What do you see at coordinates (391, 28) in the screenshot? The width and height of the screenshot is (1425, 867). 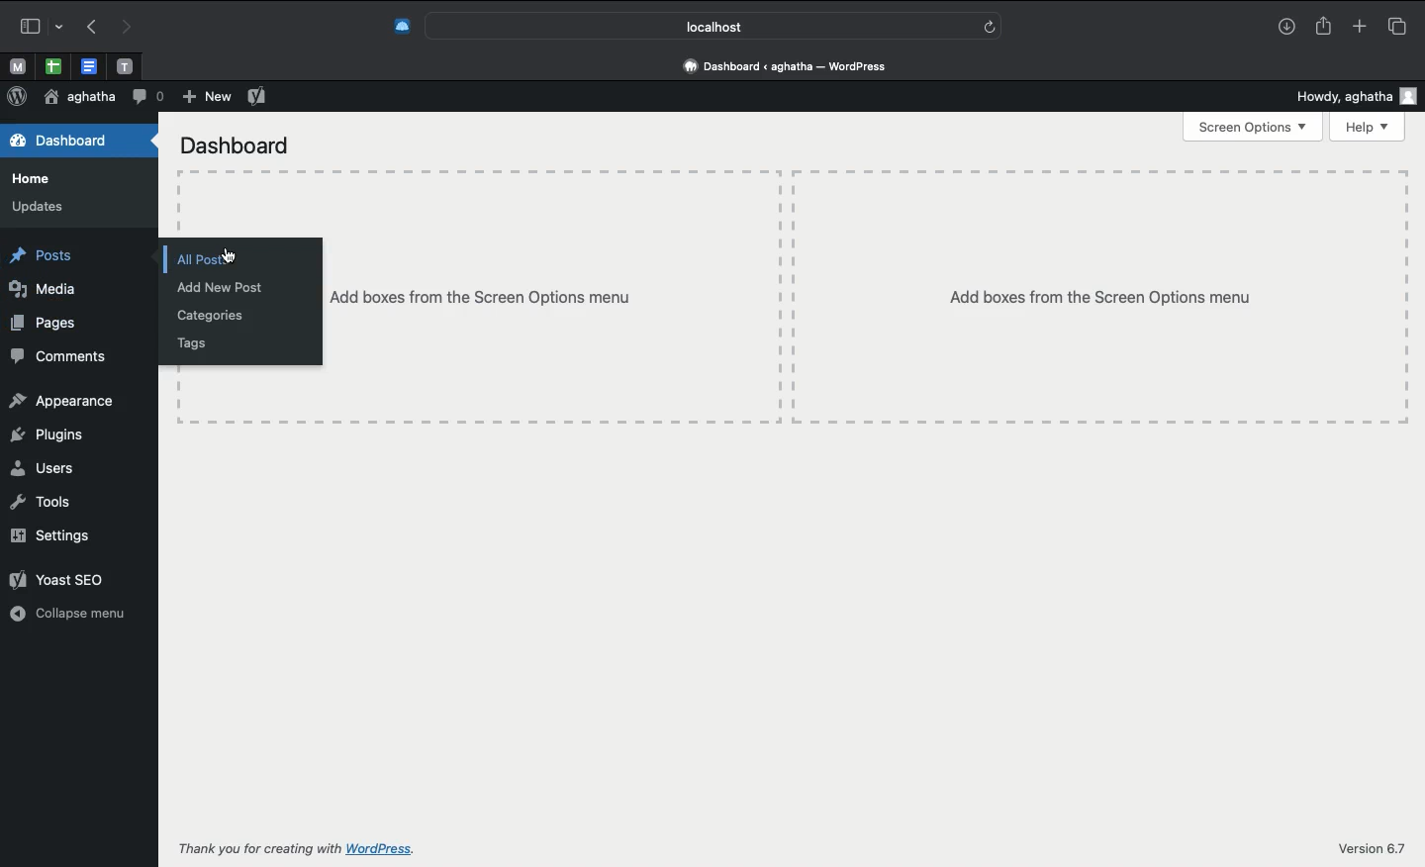 I see `Extensions` at bounding box center [391, 28].